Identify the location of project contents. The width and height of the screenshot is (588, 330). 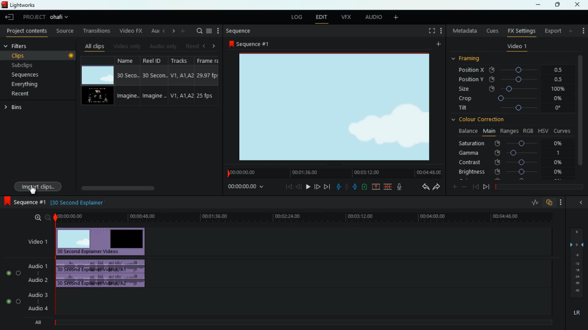
(26, 32).